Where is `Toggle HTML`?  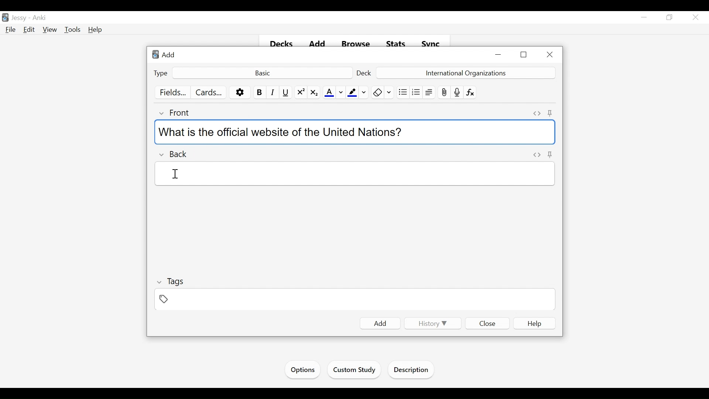
Toggle HTML is located at coordinates (537, 113).